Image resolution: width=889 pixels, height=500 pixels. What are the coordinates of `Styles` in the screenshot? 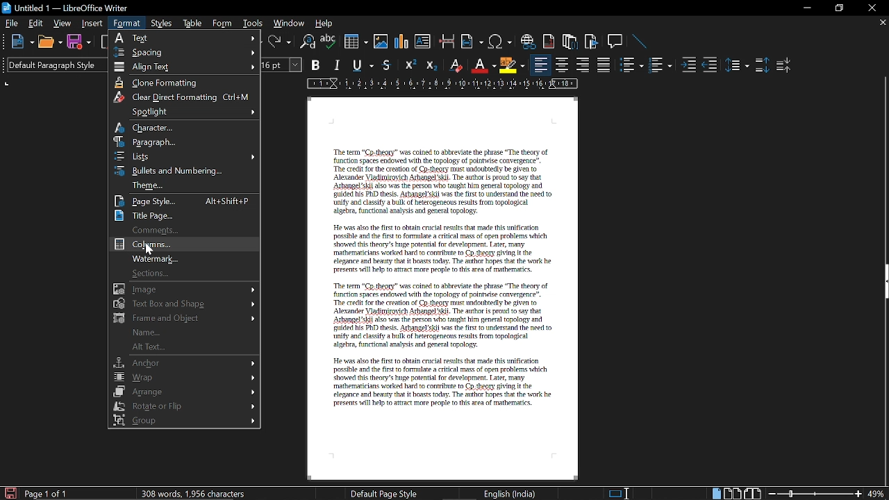 It's located at (163, 24).